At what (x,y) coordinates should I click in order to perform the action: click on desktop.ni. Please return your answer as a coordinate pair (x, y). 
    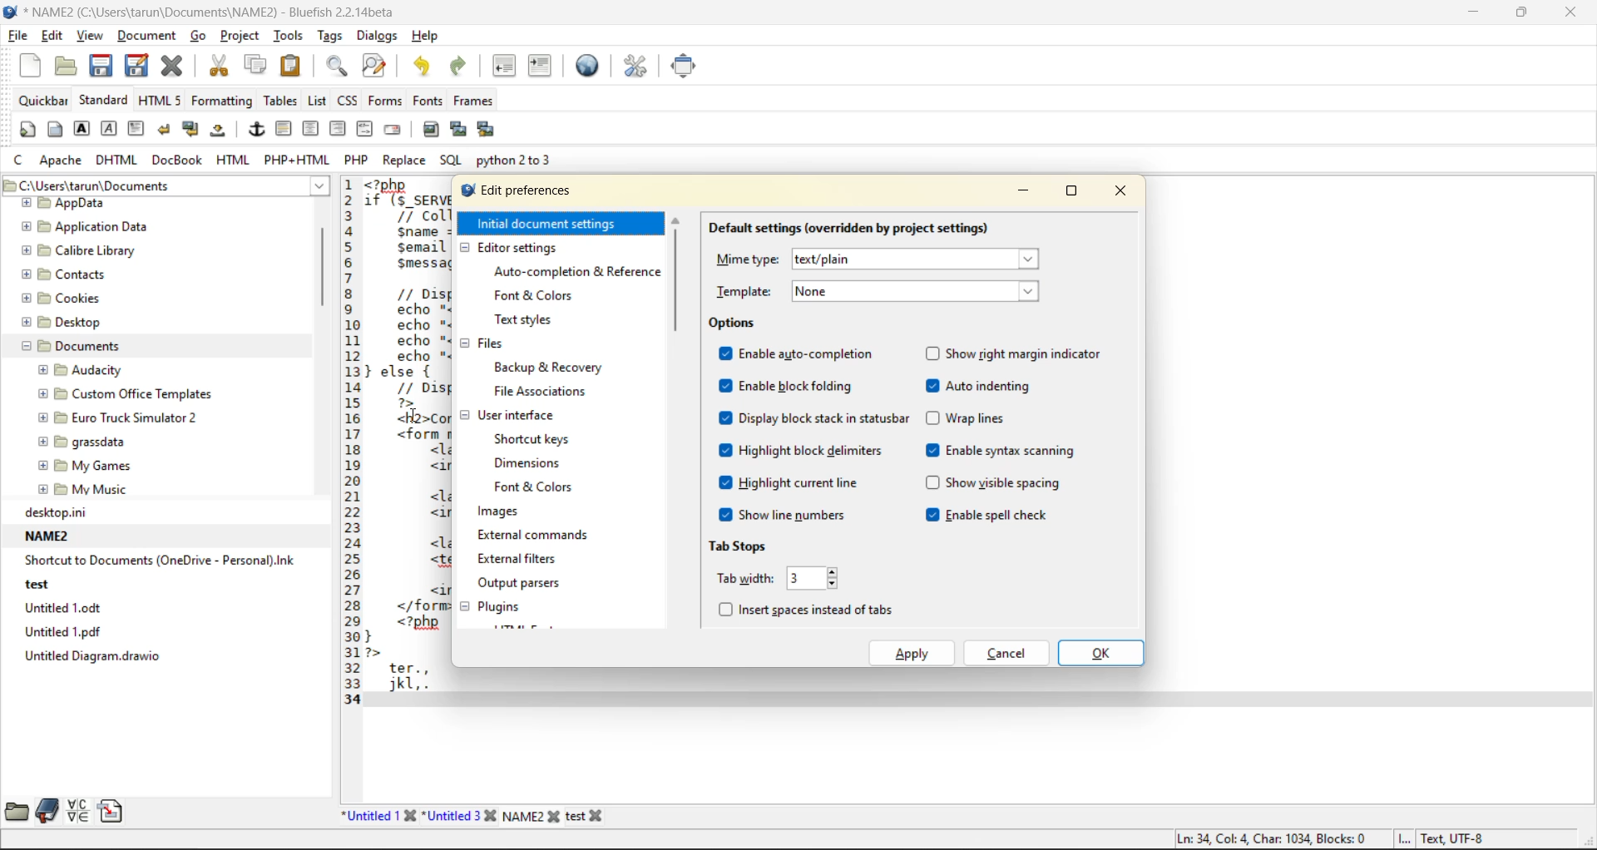
    Looking at the image, I should click on (51, 514).